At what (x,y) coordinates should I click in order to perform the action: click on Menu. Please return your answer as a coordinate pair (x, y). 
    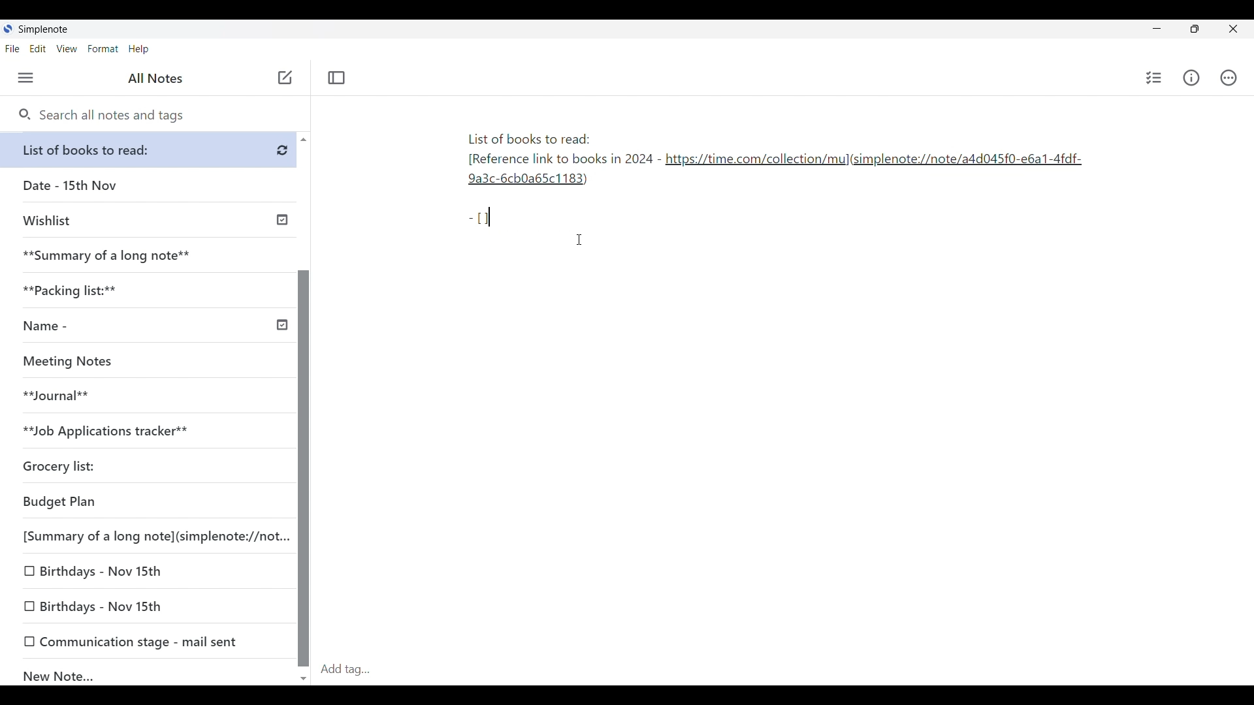
    Looking at the image, I should click on (26, 78).